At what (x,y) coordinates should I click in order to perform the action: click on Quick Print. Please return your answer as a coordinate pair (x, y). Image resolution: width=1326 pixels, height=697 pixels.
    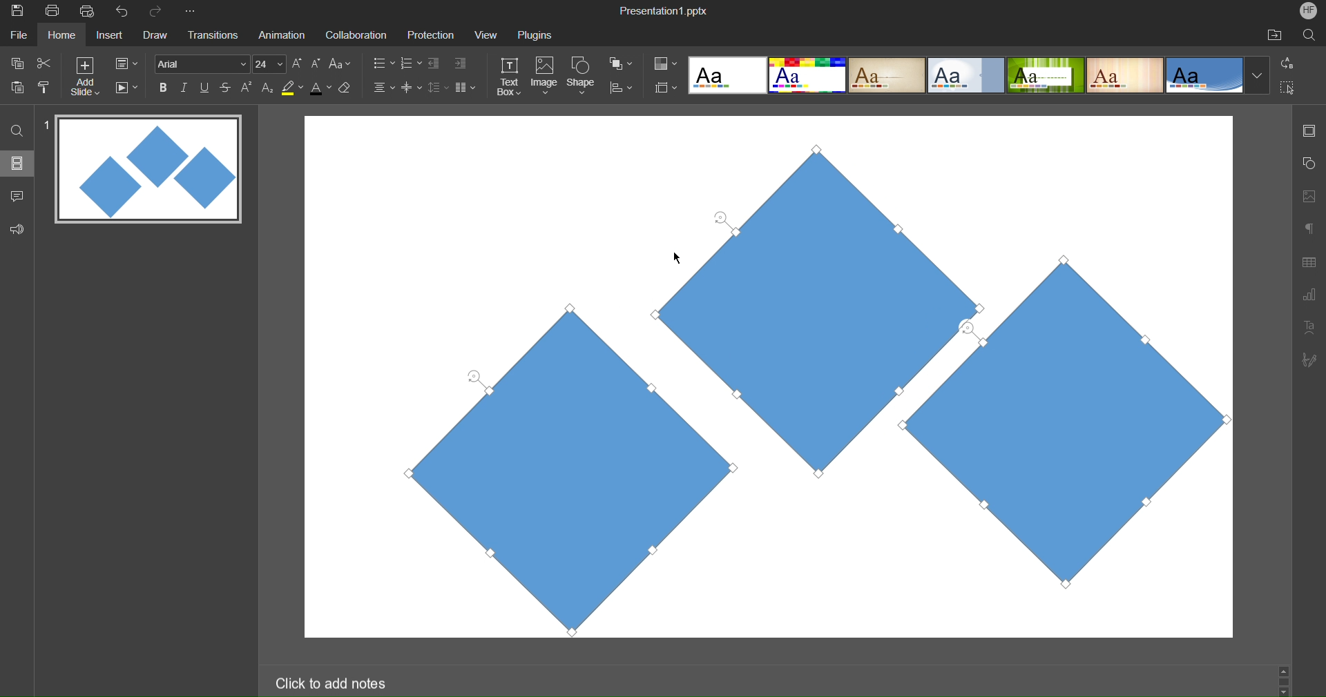
    Looking at the image, I should click on (89, 11).